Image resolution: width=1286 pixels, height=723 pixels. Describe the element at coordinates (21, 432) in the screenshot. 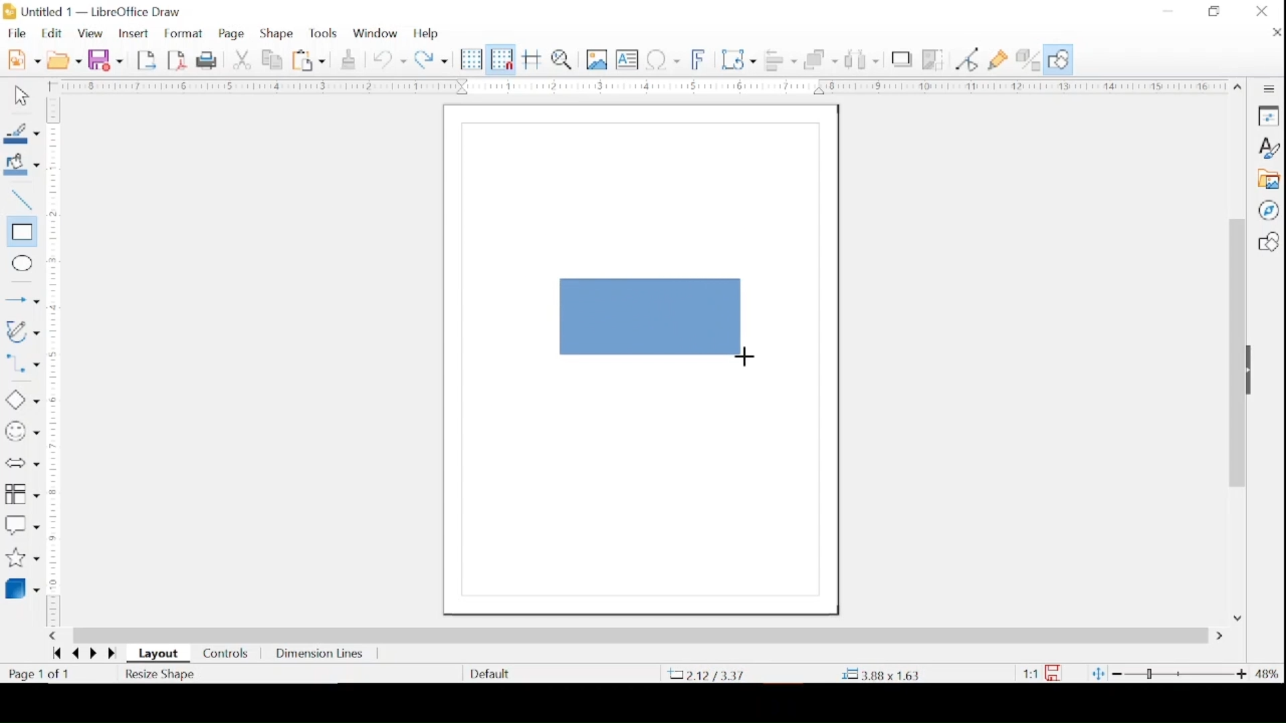

I see `symbols and shapes` at that location.